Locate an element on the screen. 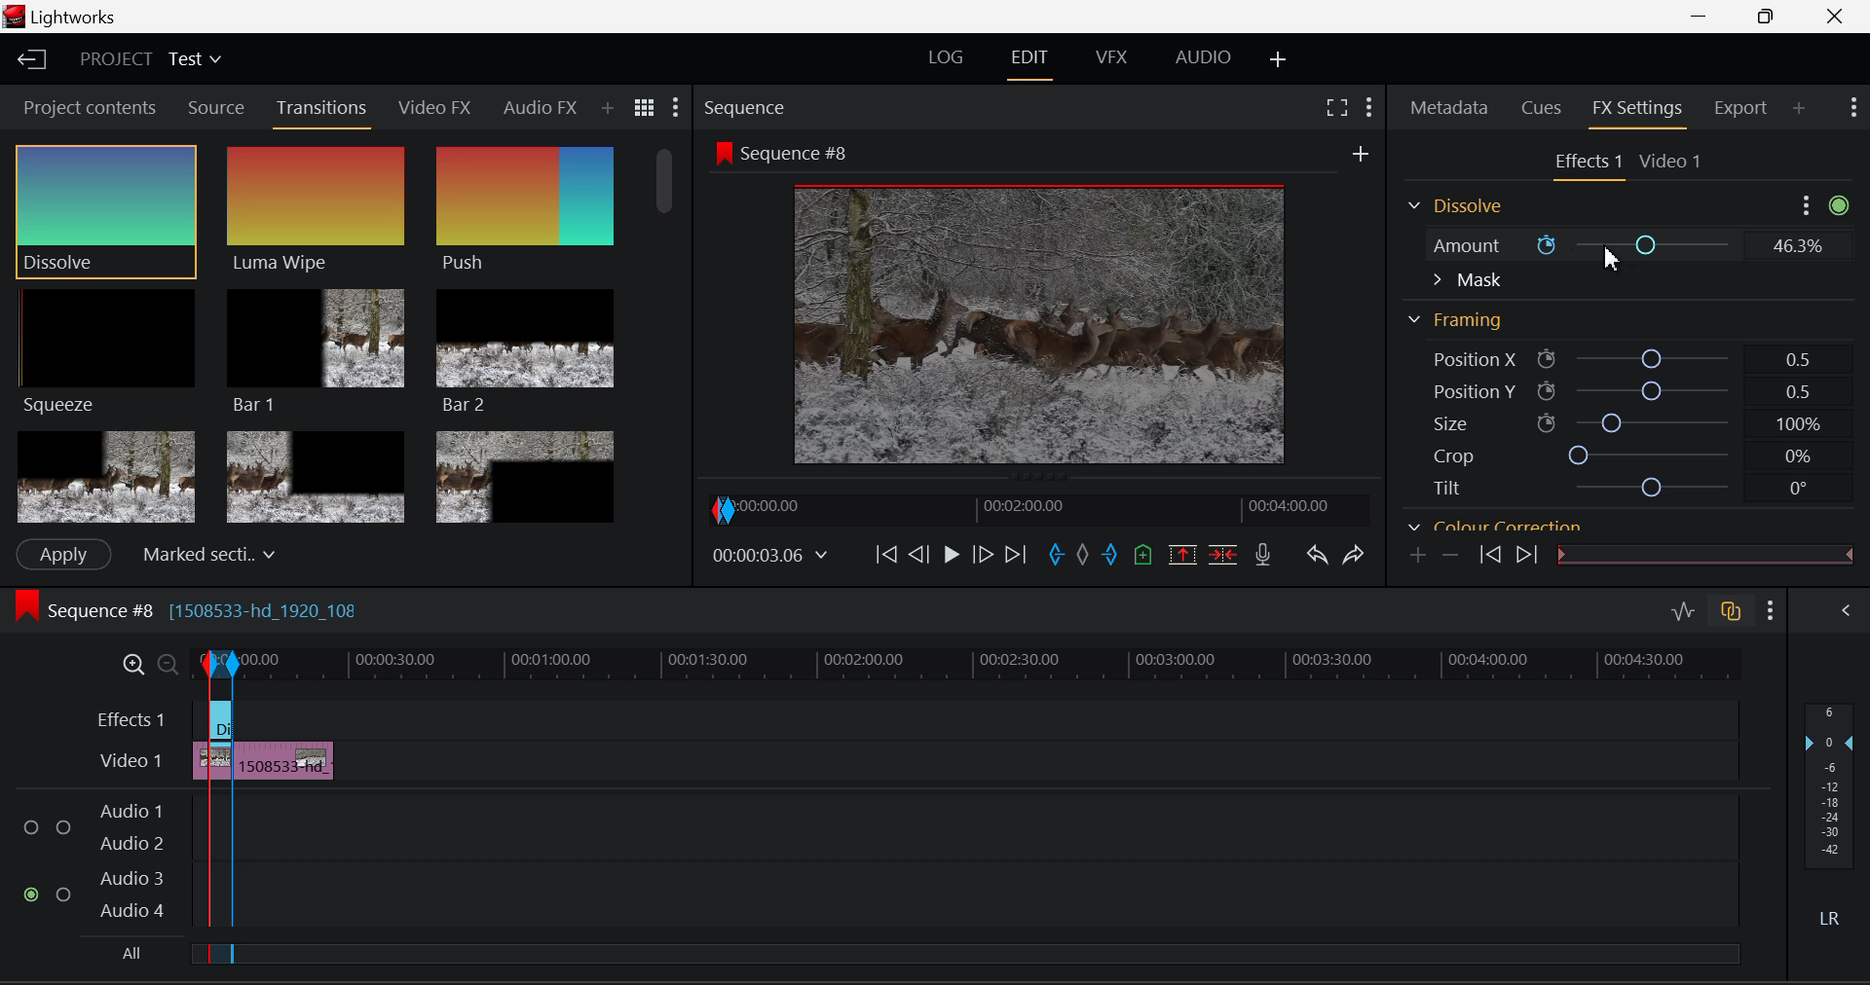 The image size is (1870, 985). Go Back is located at coordinates (918, 556).